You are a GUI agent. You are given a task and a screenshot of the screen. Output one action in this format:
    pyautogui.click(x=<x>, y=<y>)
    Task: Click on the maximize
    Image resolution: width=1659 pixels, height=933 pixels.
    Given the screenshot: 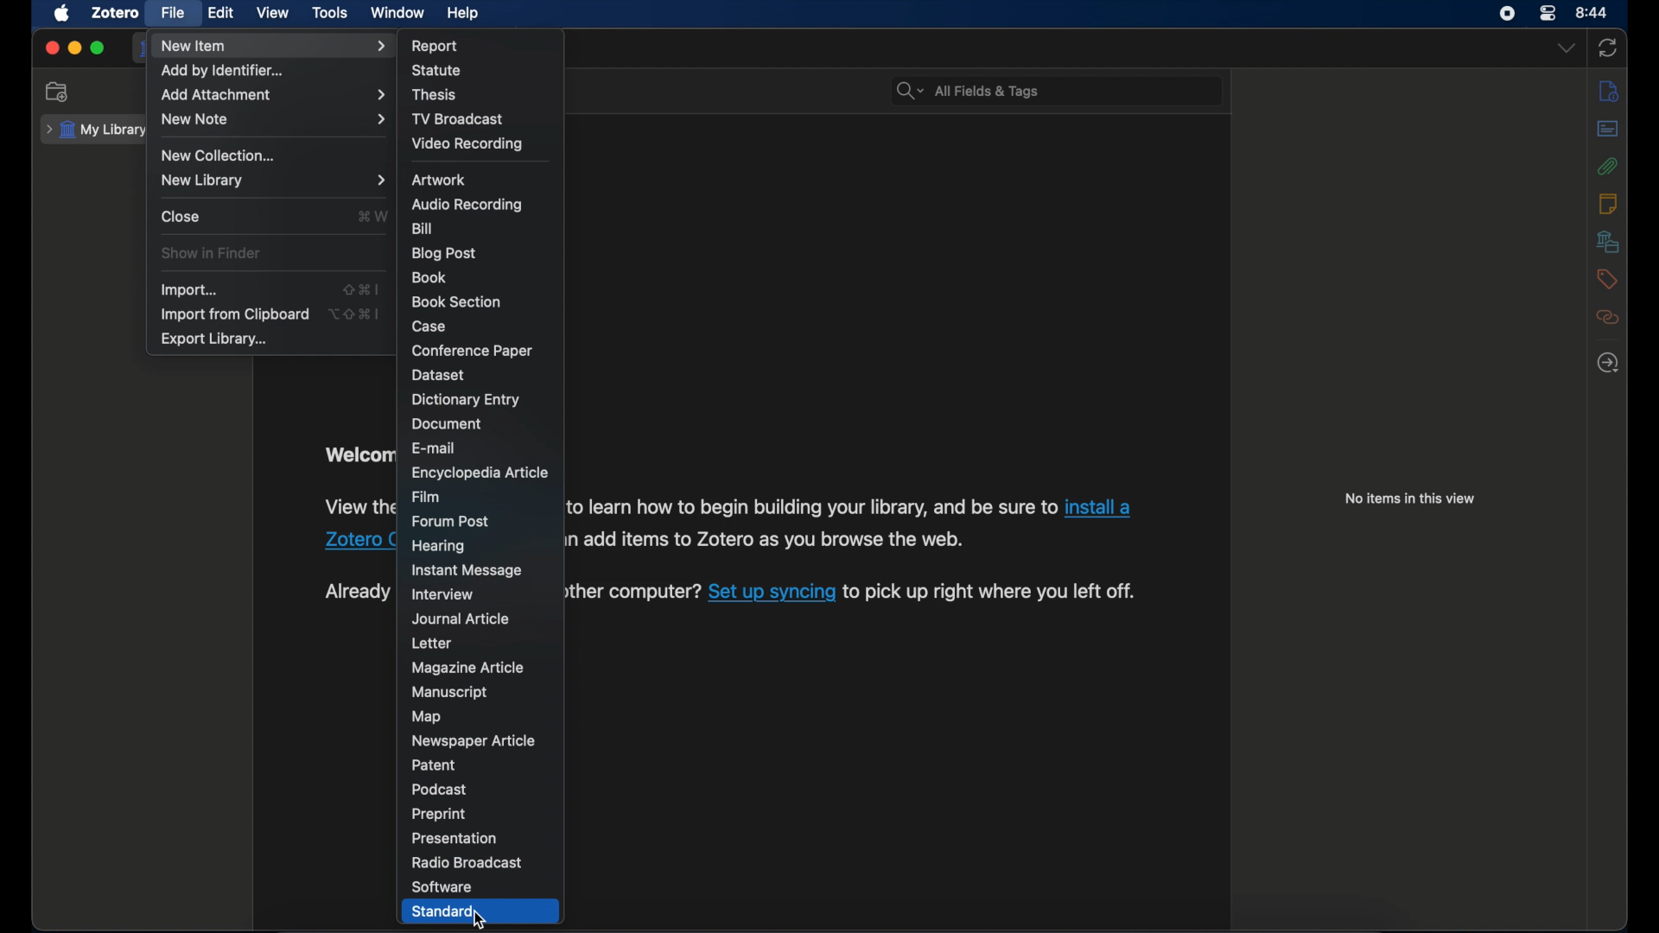 What is the action you would take?
    pyautogui.click(x=99, y=49)
    